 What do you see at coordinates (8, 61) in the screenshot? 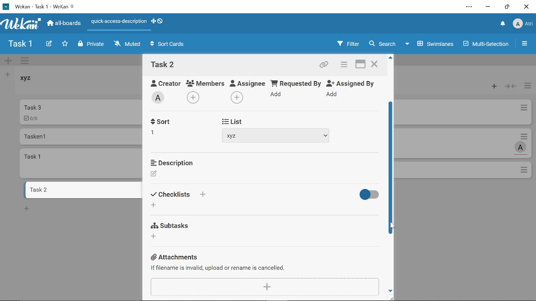
I see `Add swimlane` at bounding box center [8, 61].